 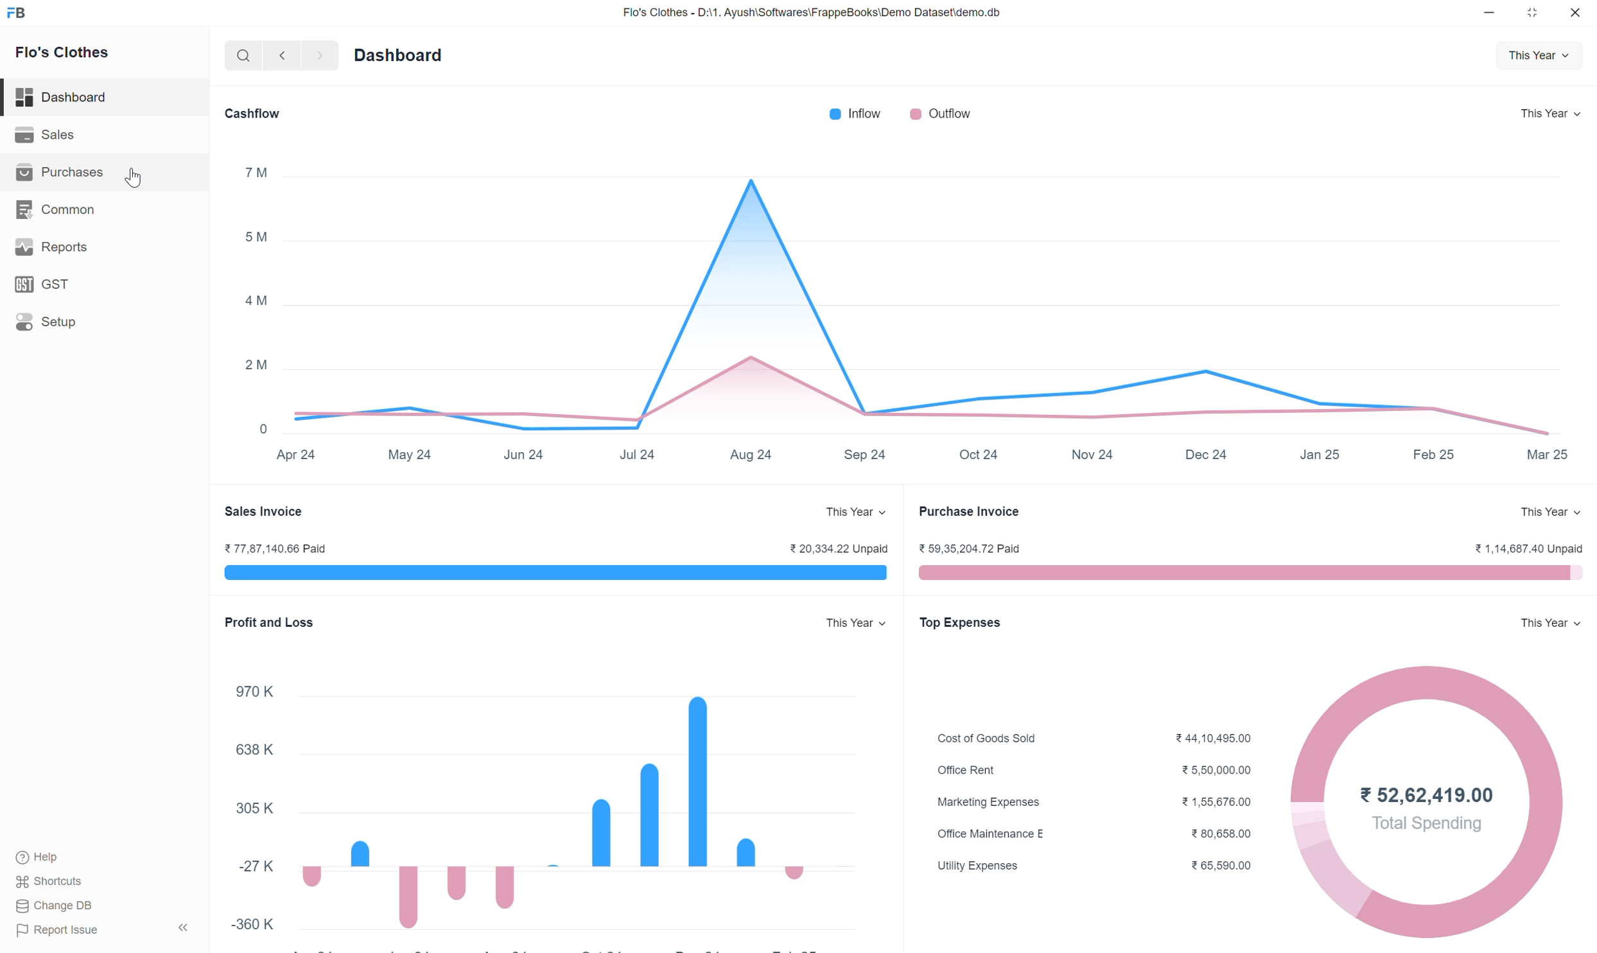 I want to click on 0, so click(x=263, y=428).